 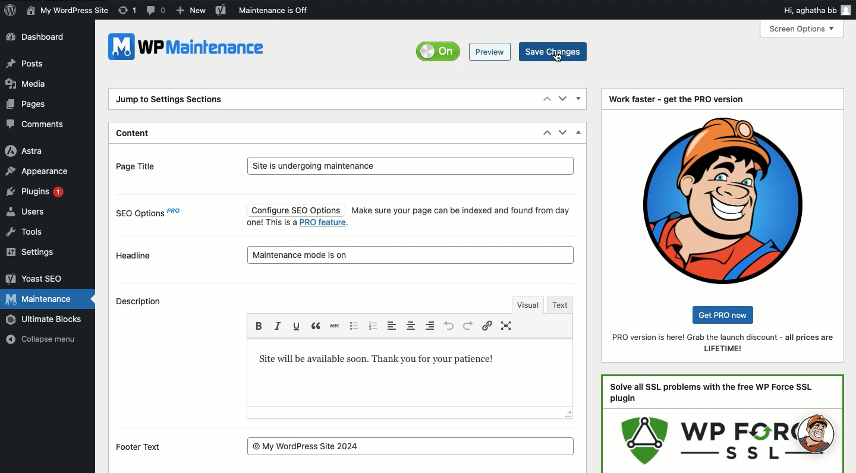 I want to click on Footer text, so click(x=146, y=447).